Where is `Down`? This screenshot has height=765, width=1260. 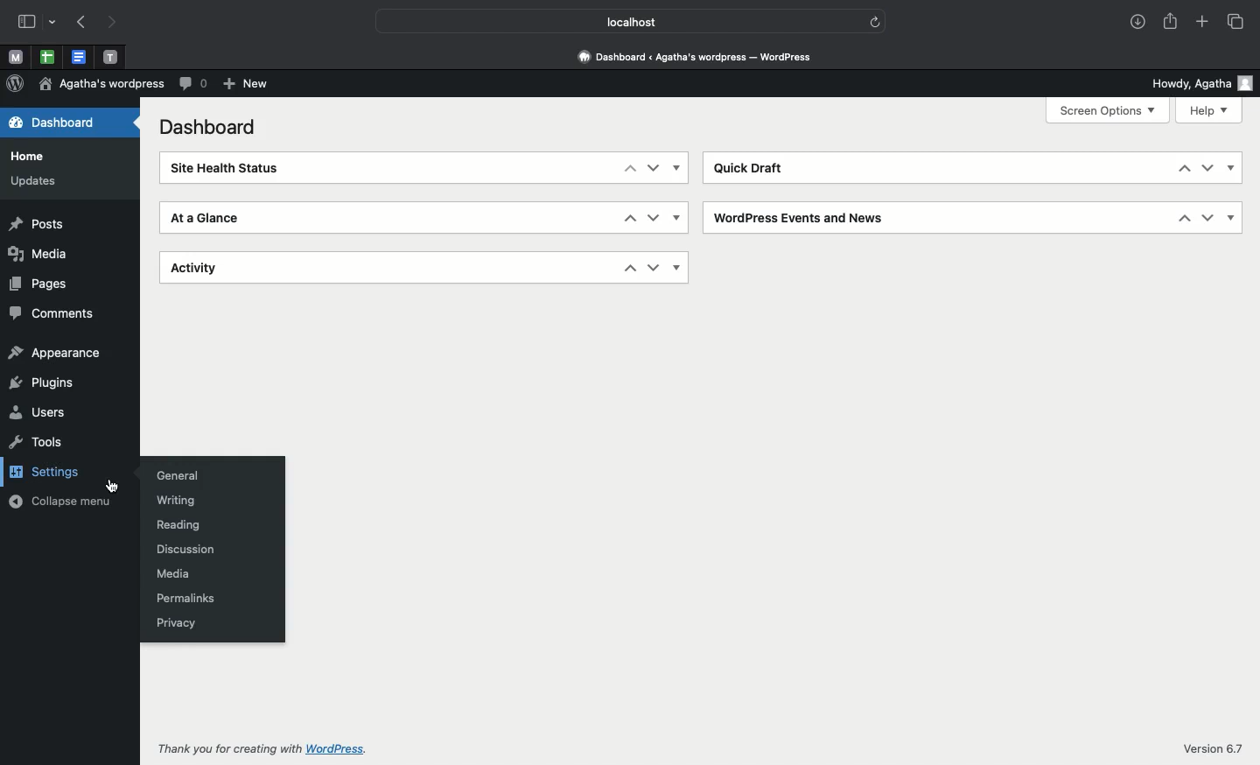 Down is located at coordinates (656, 169).